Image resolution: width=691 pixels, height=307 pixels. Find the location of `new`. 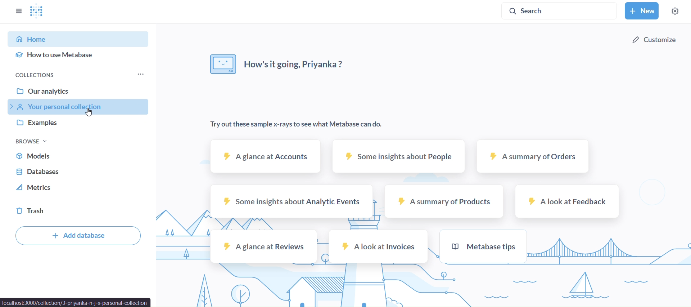

new is located at coordinates (642, 10).